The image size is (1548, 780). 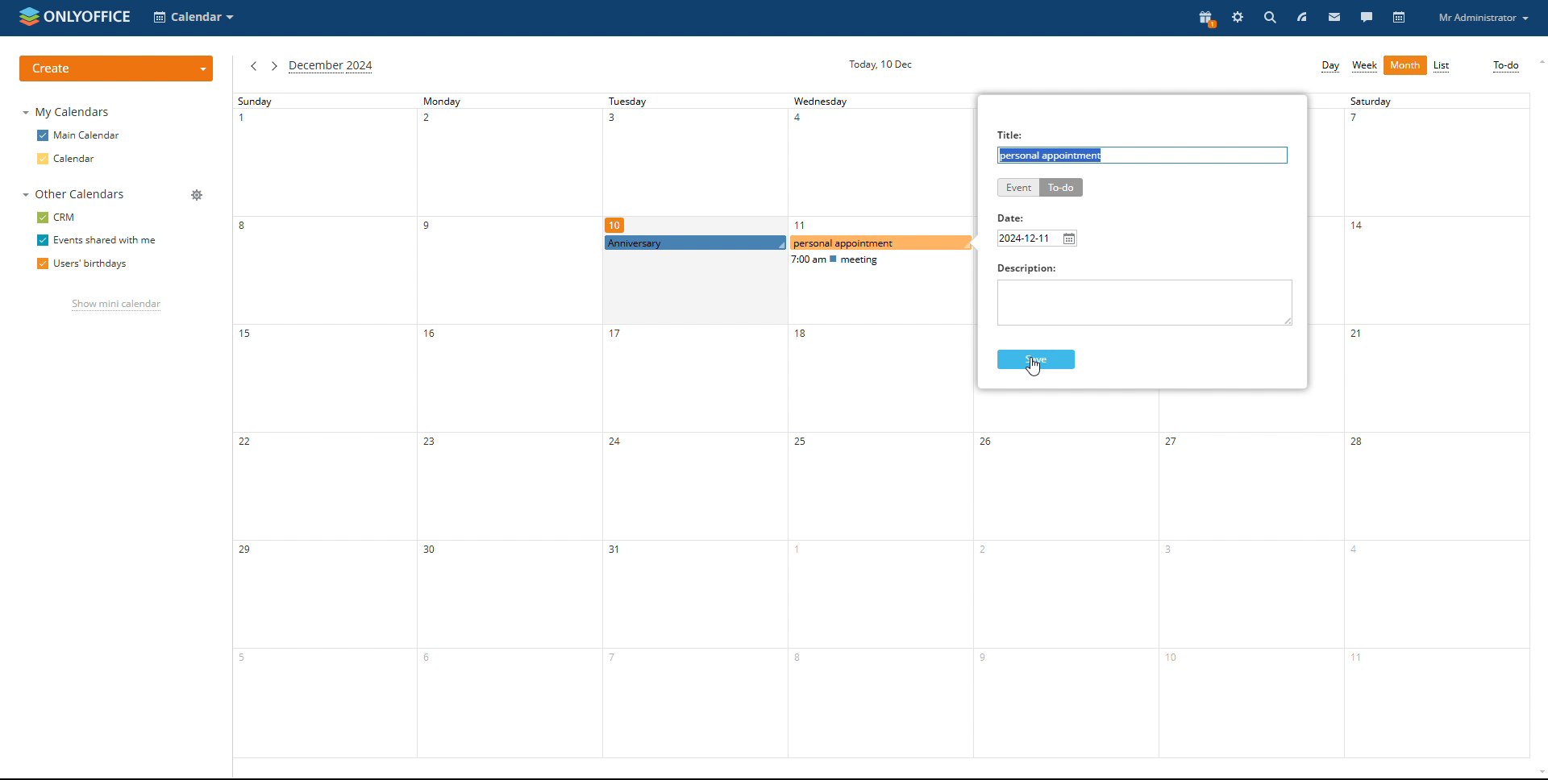 I want to click on settings, so click(x=1237, y=18).